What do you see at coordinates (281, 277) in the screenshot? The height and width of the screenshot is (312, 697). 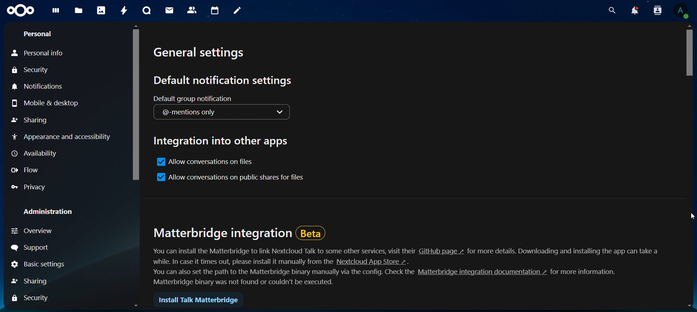 I see `text` at bounding box center [281, 277].